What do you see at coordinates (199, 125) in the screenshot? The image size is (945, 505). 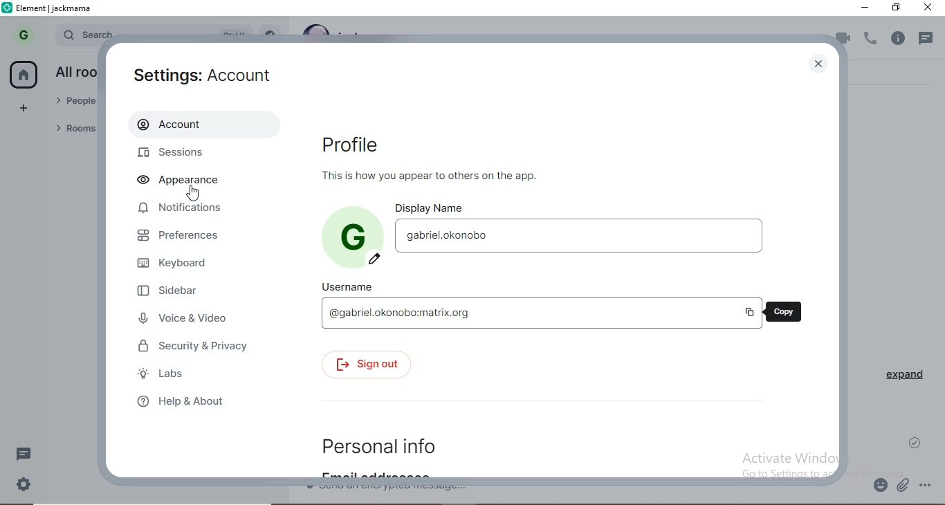 I see `account` at bounding box center [199, 125].